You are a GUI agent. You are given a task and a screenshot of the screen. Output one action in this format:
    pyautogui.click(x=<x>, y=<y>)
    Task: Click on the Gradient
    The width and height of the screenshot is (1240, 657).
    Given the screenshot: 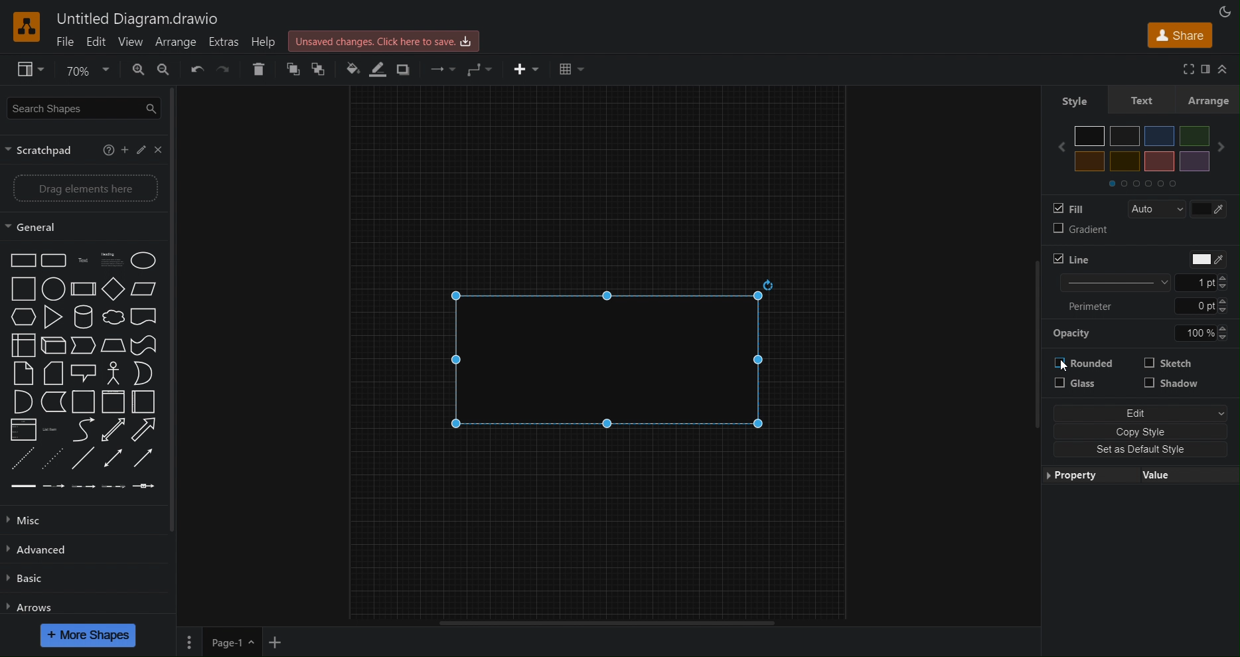 What is the action you would take?
    pyautogui.click(x=1077, y=232)
    